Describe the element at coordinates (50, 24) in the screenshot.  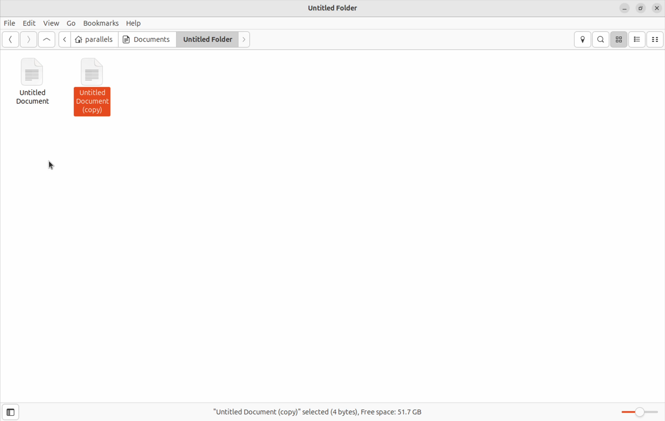
I see `View` at that location.